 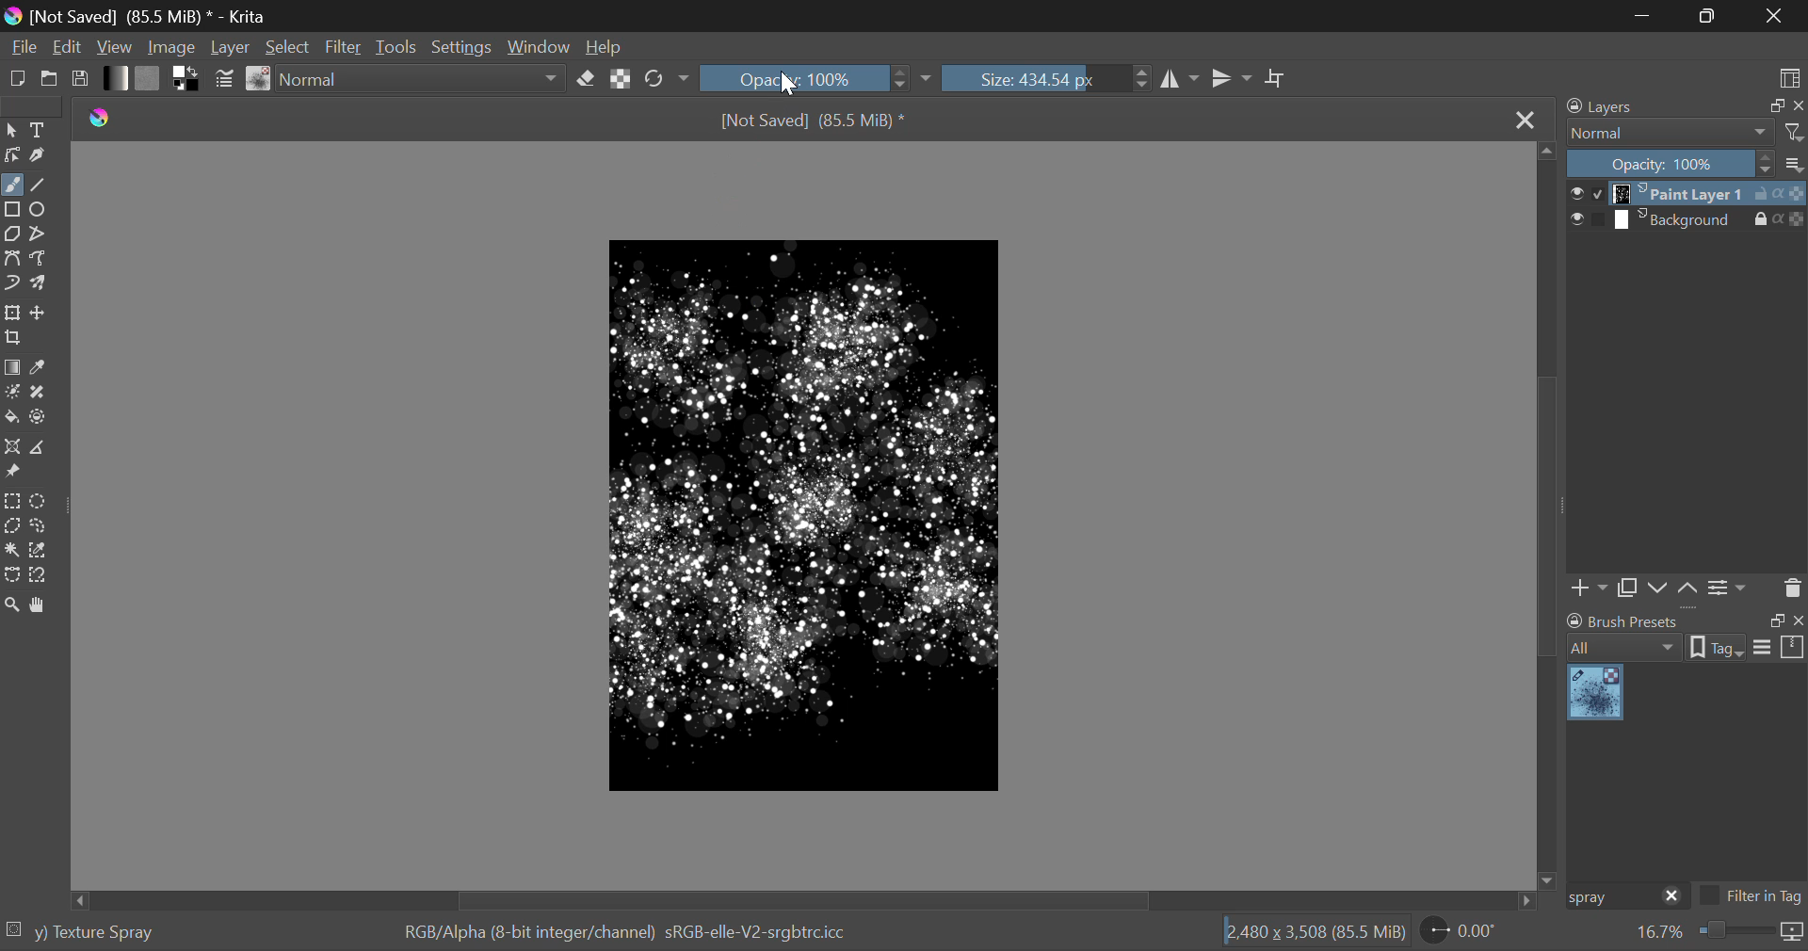 I want to click on actions, so click(x=1780, y=194).